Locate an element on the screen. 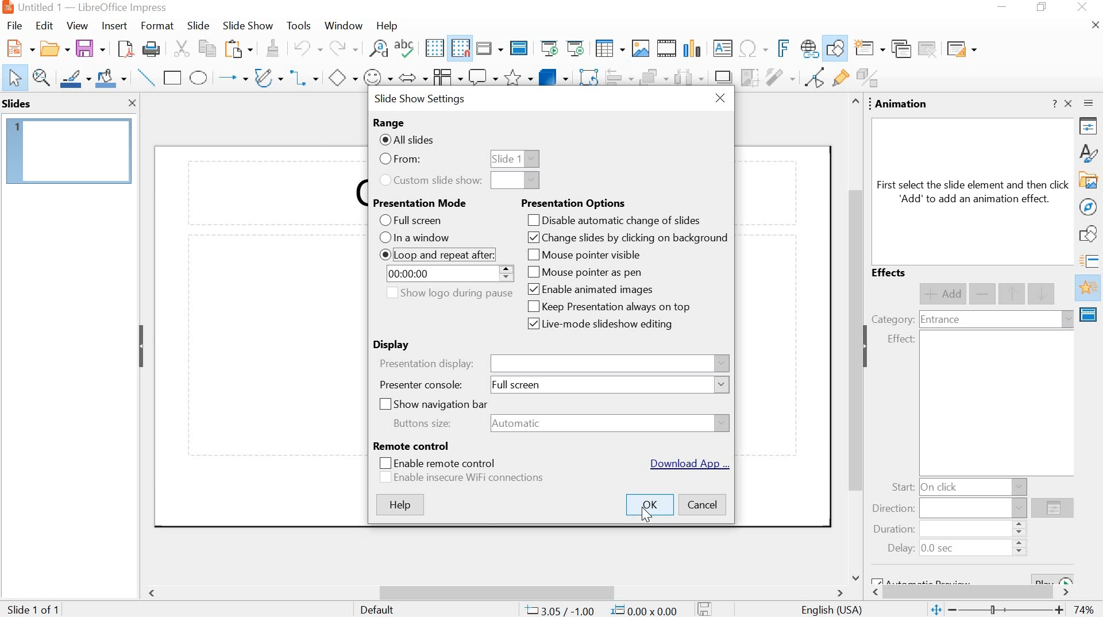 This screenshot has width=1103, height=617. ellipse is located at coordinates (199, 78).